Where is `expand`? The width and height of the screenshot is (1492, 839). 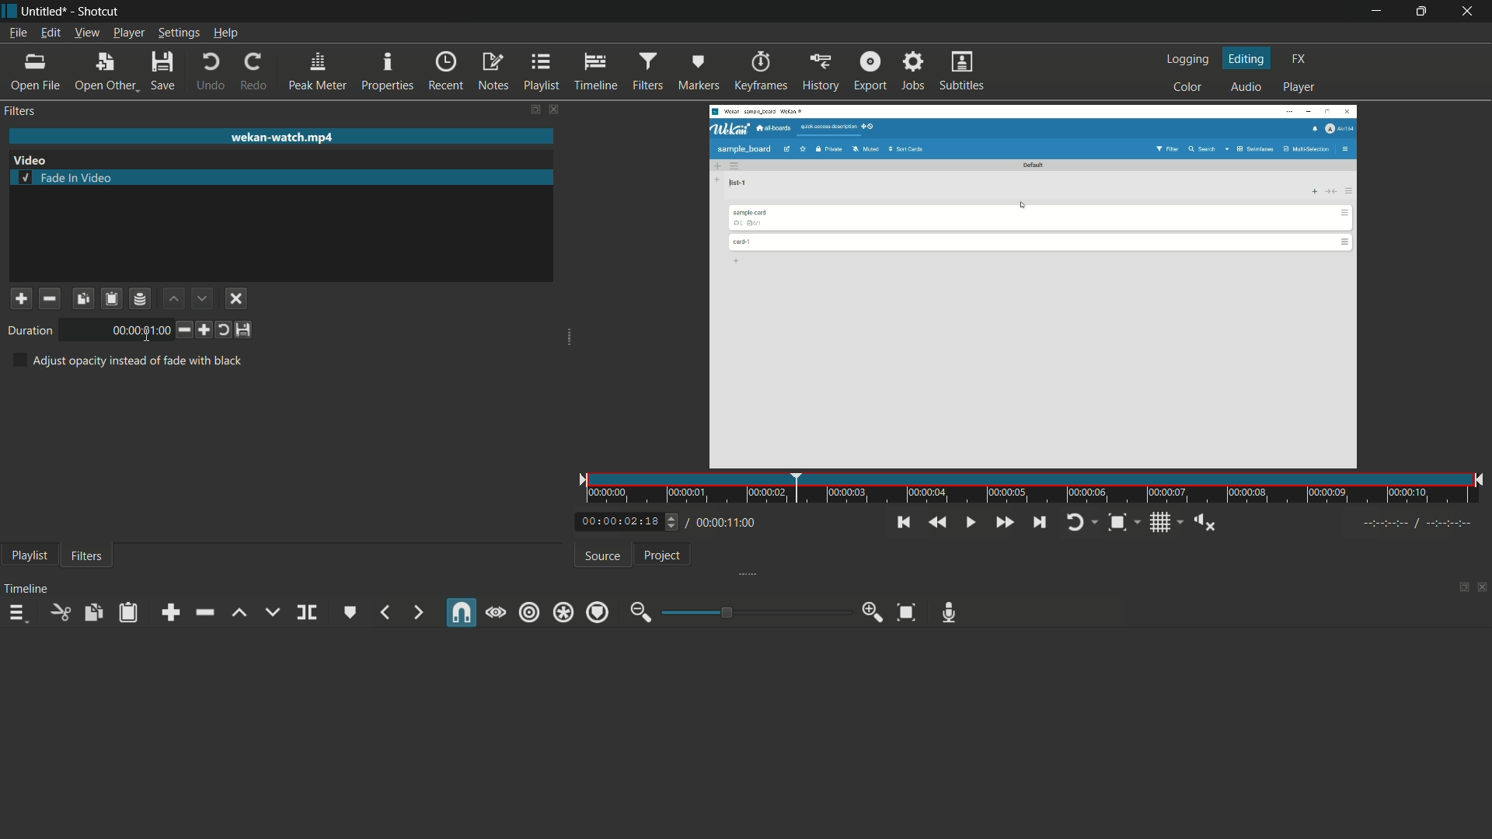
expand is located at coordinates (569, 339).